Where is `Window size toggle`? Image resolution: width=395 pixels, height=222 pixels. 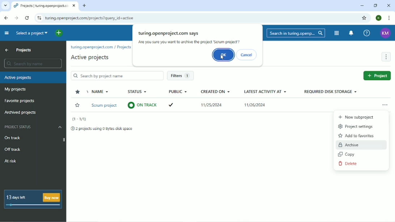 Window size toggle is located at coordinates (375, 5).